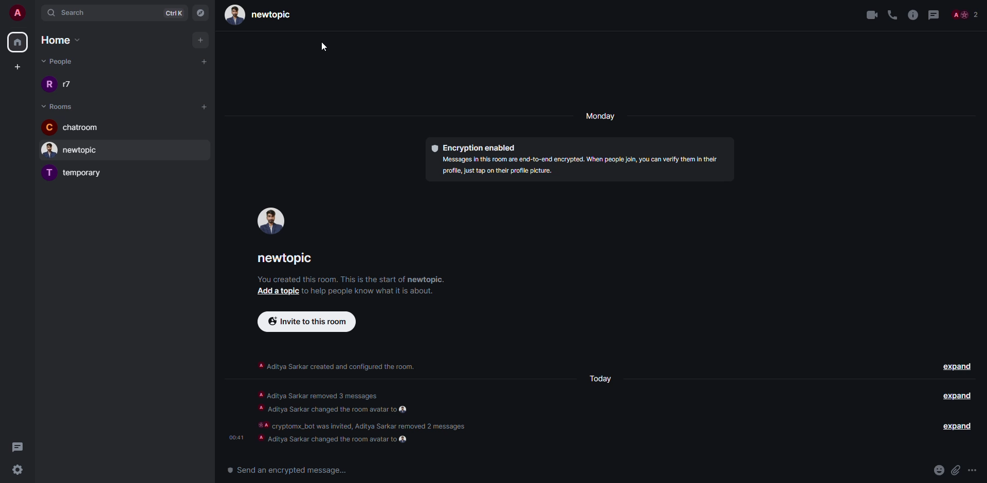 This screenshot has height=483, width=987. I want to click on expand, so click(958, 426).